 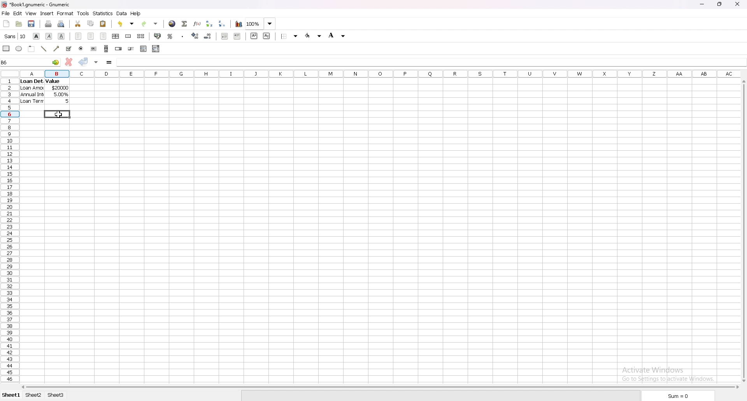 What do you see at coordinates (267, 36) in the screenshot?
I see `subscript` at bounding box center [267, 36].